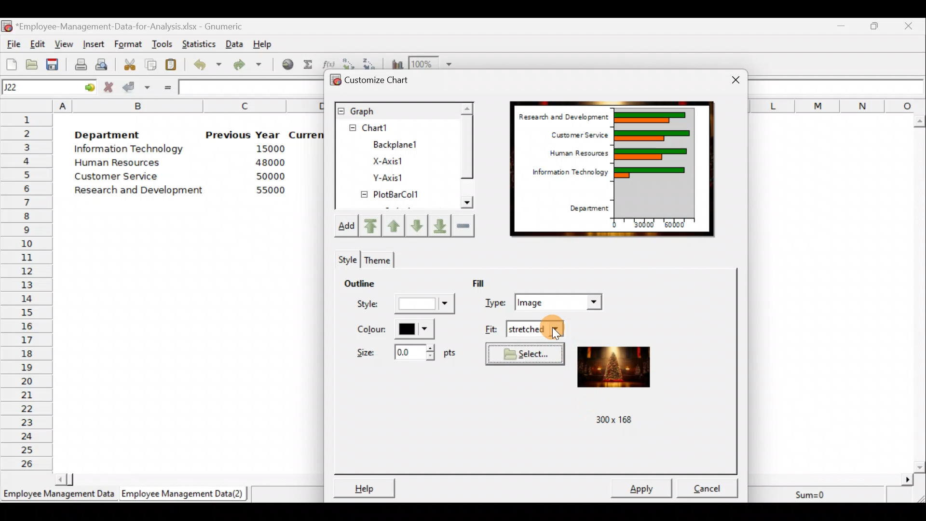 Image resolution: width=926 pixels, height=521 pixels. Describe the element at coordinates (560, 327) in the screenshot. I see `Cursor on fit` at that location.